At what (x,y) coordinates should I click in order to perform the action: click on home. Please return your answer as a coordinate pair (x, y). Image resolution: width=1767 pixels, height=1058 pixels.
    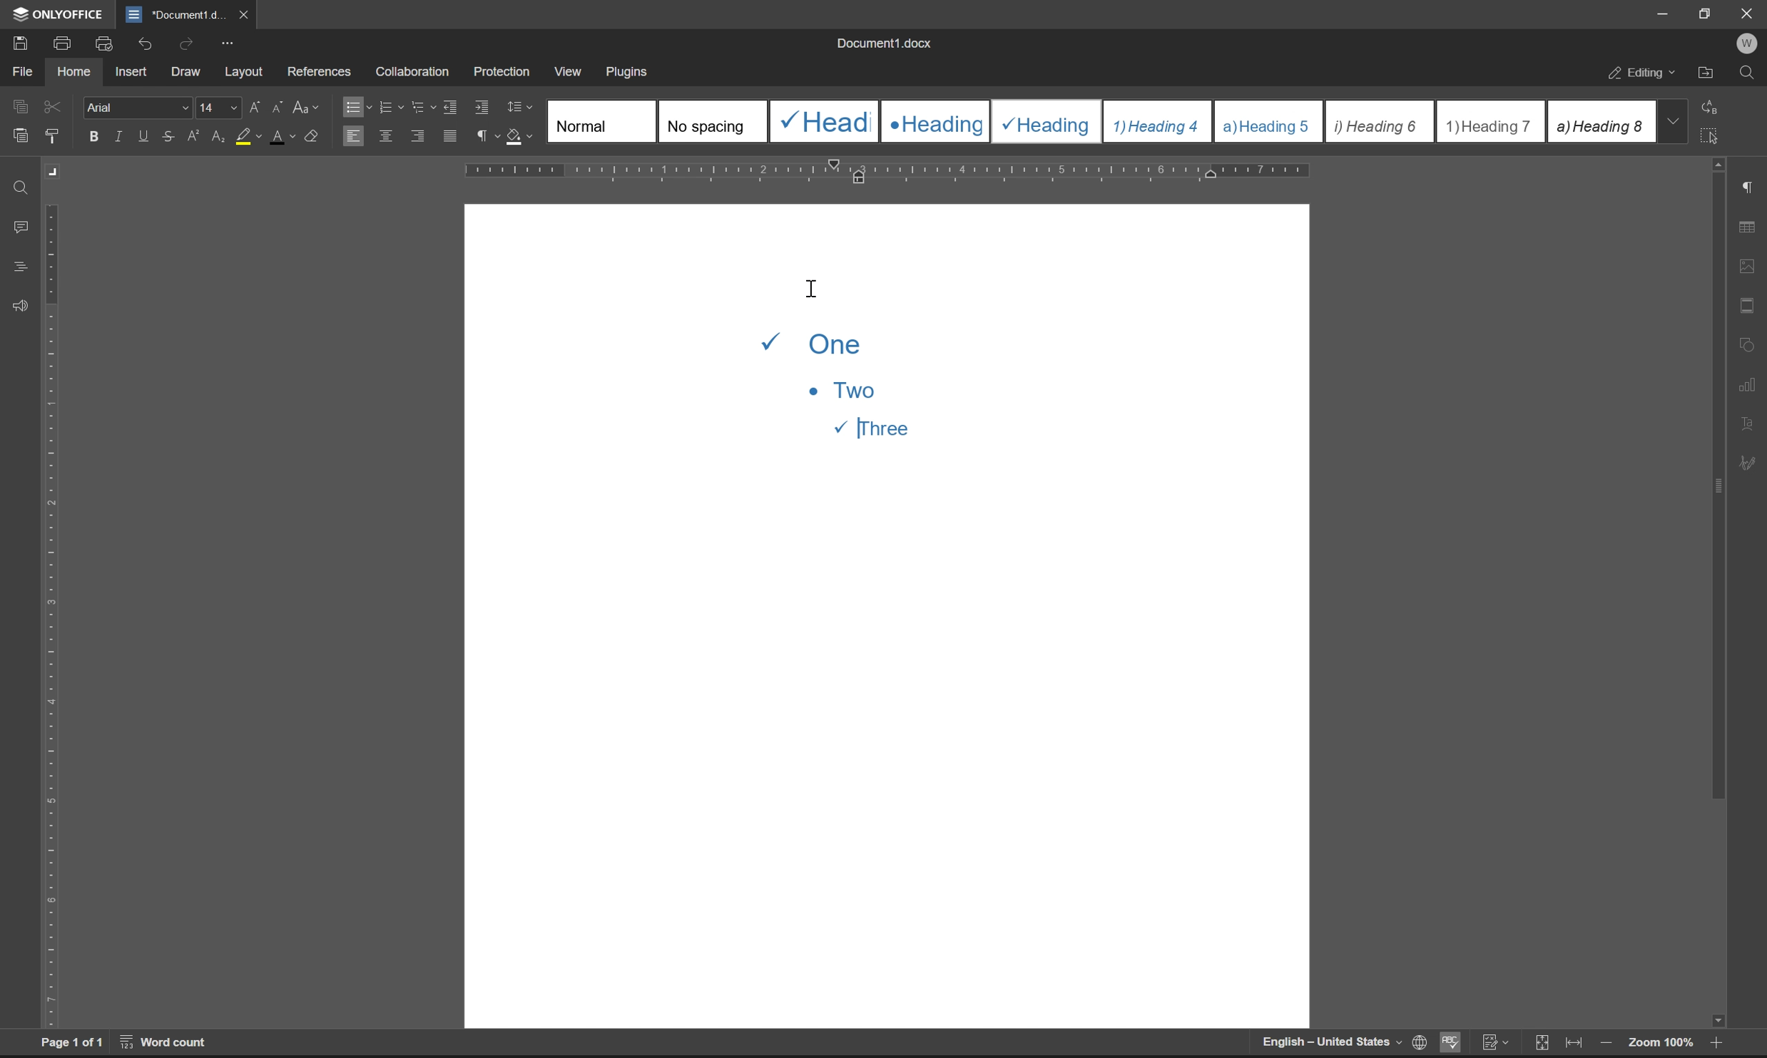
    Looking at the image, I should click on (73, 70).